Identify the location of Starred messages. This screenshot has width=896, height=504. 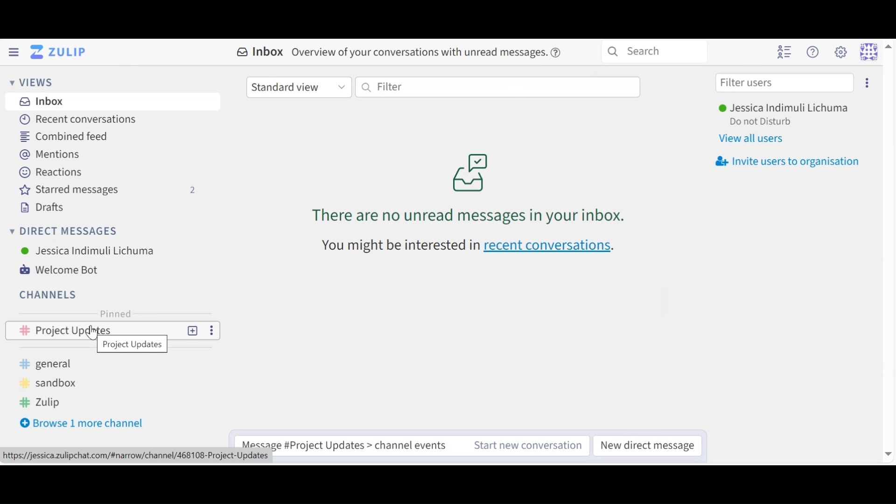
(112, 190).